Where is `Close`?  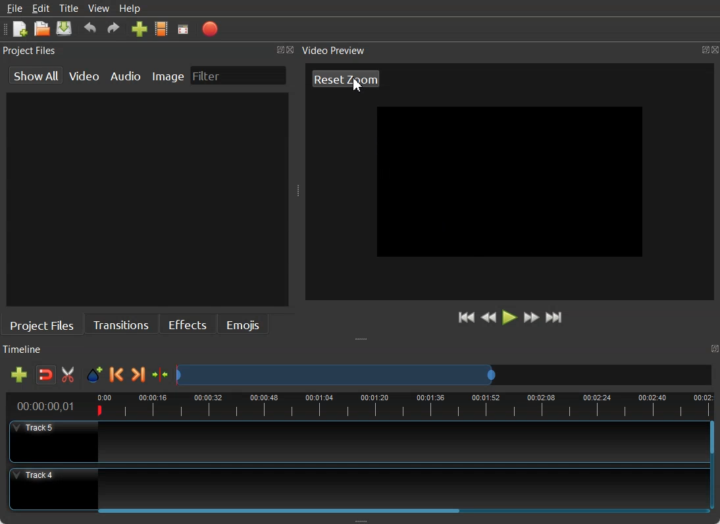 Close is located at coordinates (290, 49).